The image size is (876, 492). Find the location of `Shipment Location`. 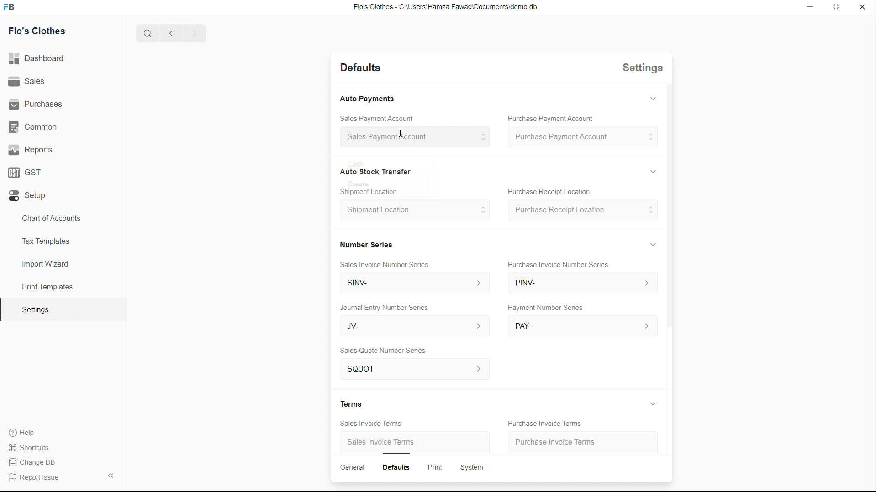

Shipment Location is located at coordinates (412, 213).